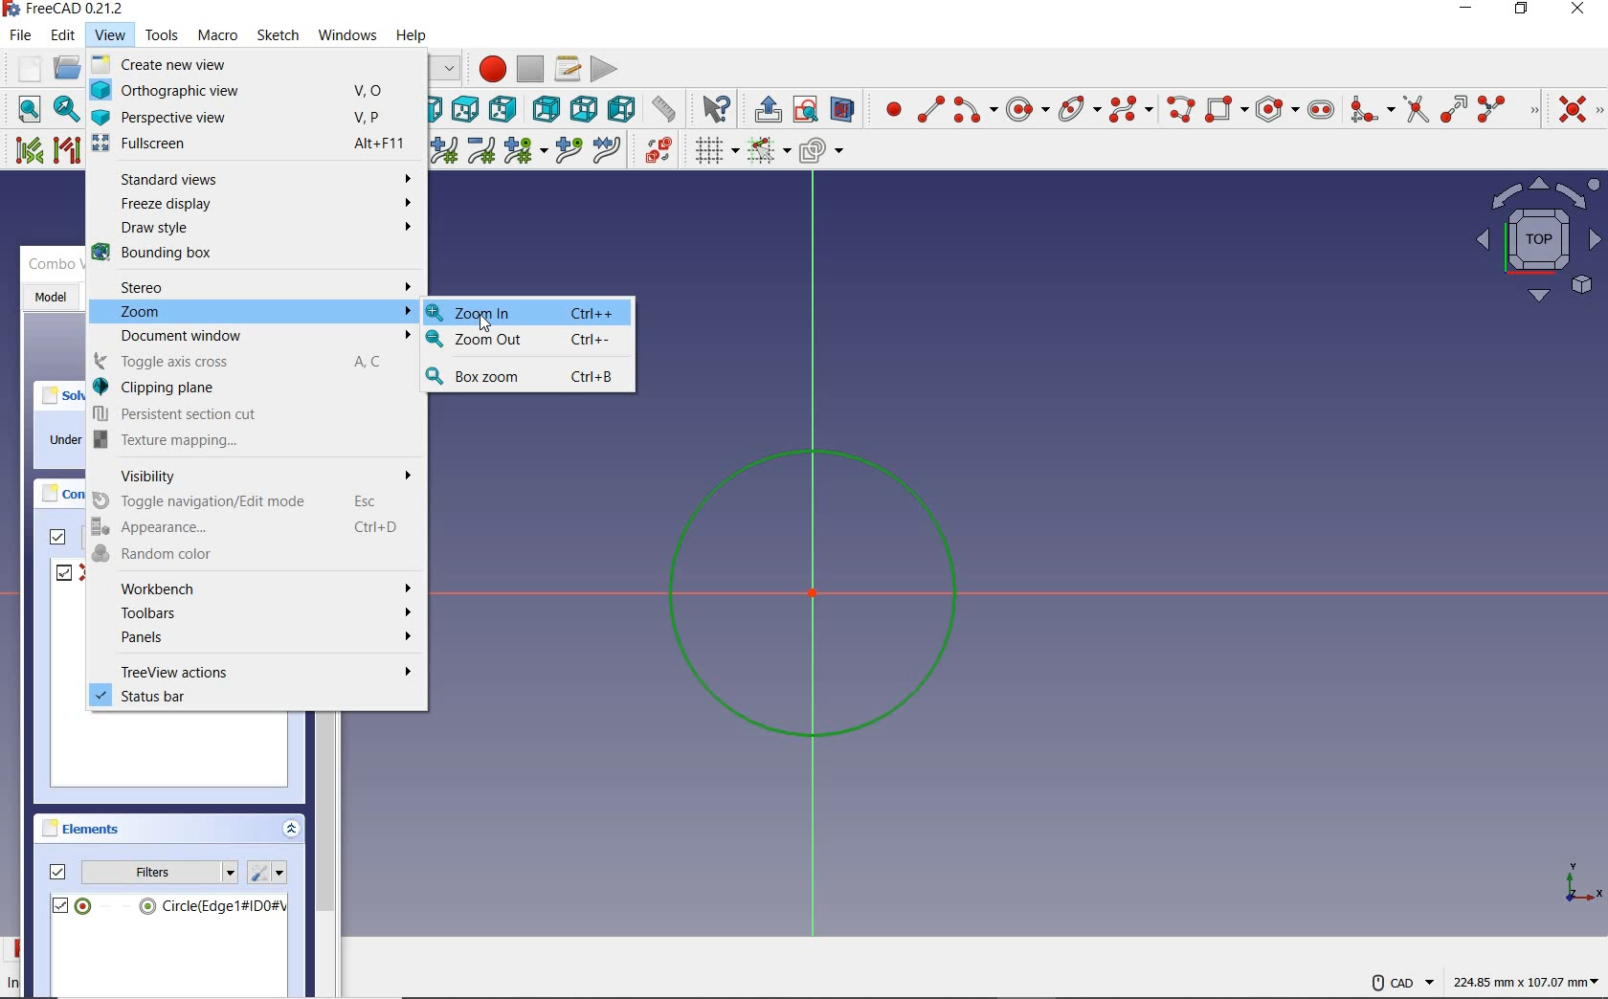 This screenshot has width=1608, height=999. Describe the element at coordinates (1576, 108) in the screenshot. I see `constrain coincident` at that location.